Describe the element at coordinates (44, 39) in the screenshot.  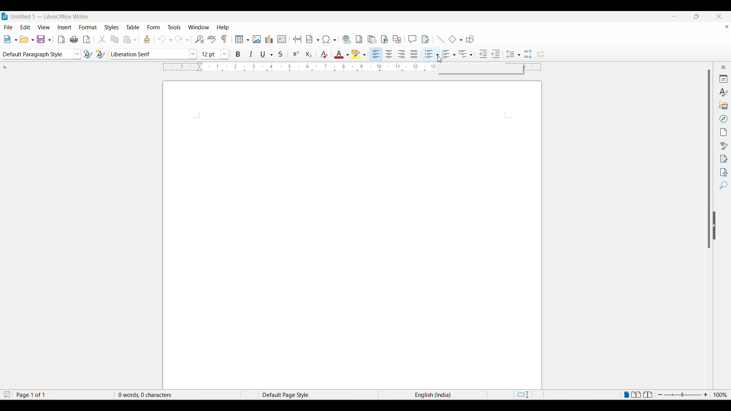
I see `save document` at that location.